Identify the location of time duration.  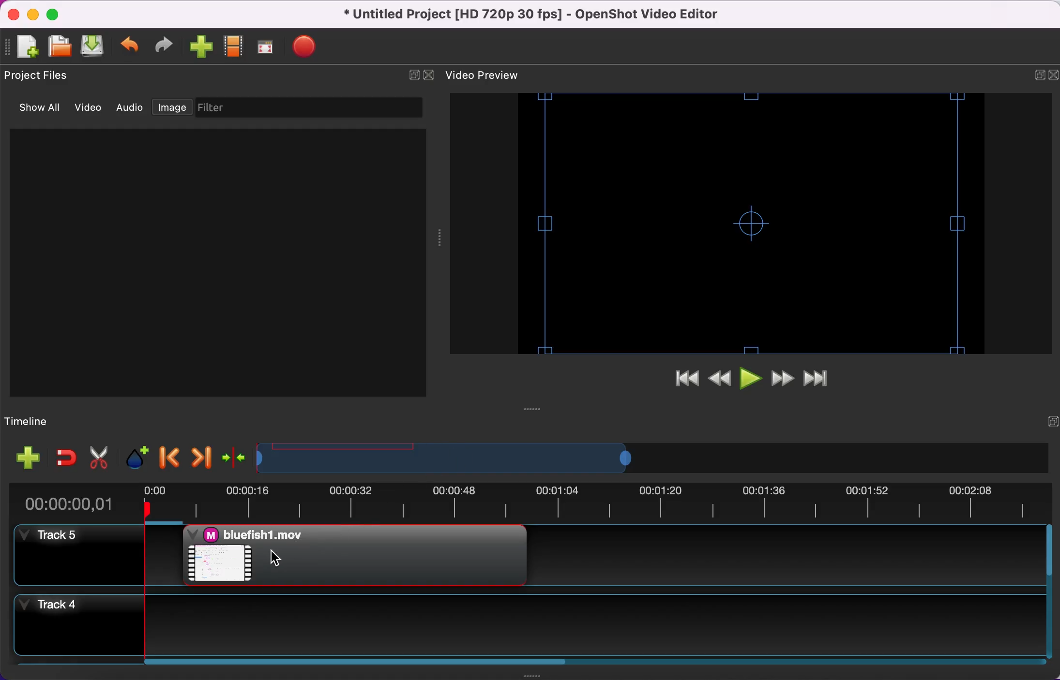
(530, 504).